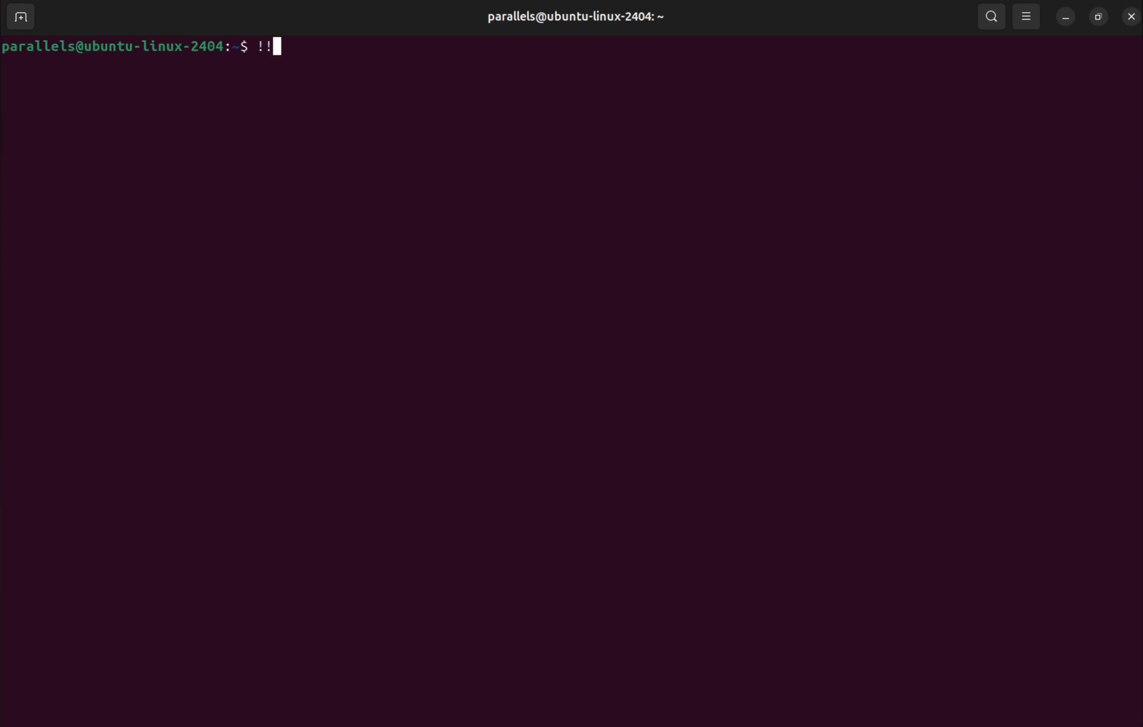 The width and height of the screenshot is (1143, 727). I want to click on user profile, so click(581, 16).